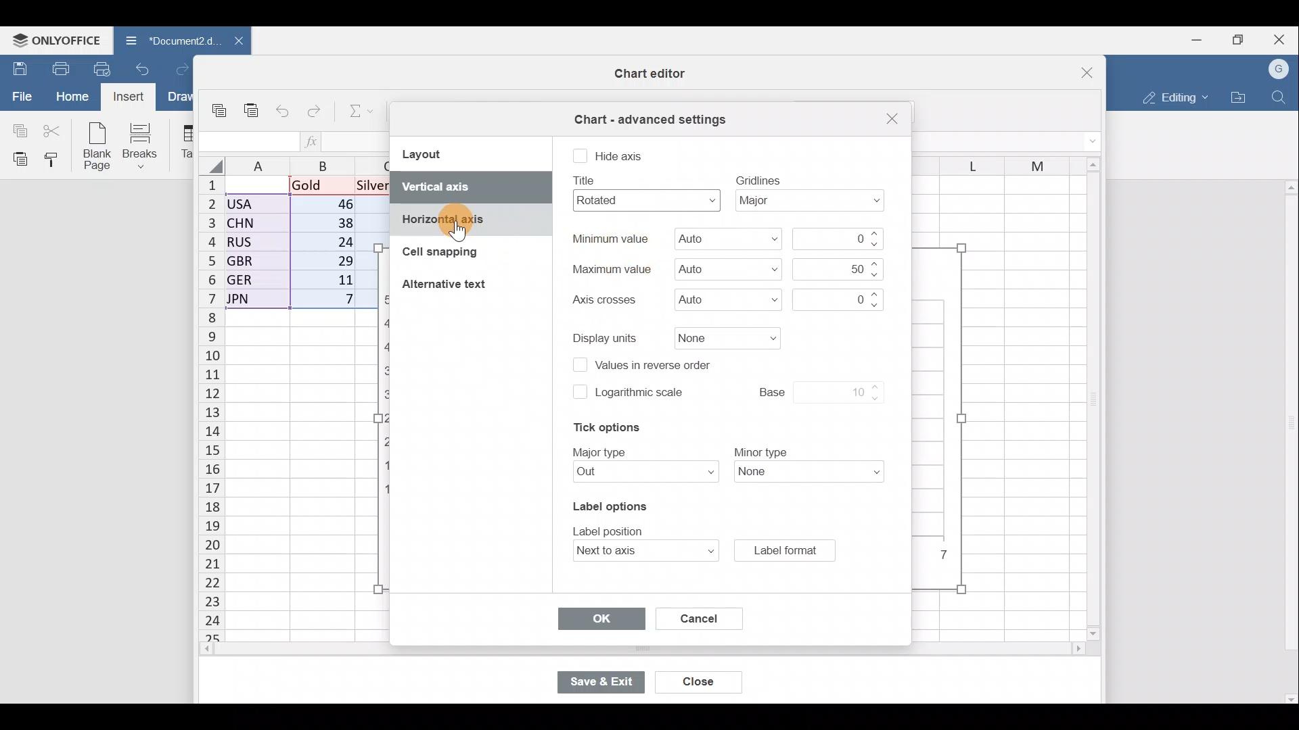 The height and width of the screenshot is (730, 1299). What do you see at coordinates (725, 268) in the screenshot?
I see `Maximum value` at bounding box center [725, 268].